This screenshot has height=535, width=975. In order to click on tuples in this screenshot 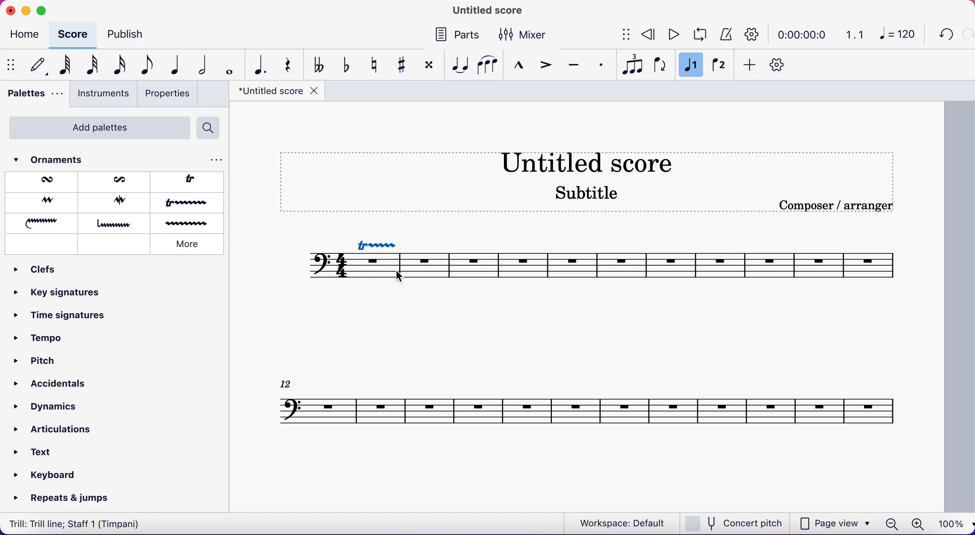, I will do `click(631, 66)`.